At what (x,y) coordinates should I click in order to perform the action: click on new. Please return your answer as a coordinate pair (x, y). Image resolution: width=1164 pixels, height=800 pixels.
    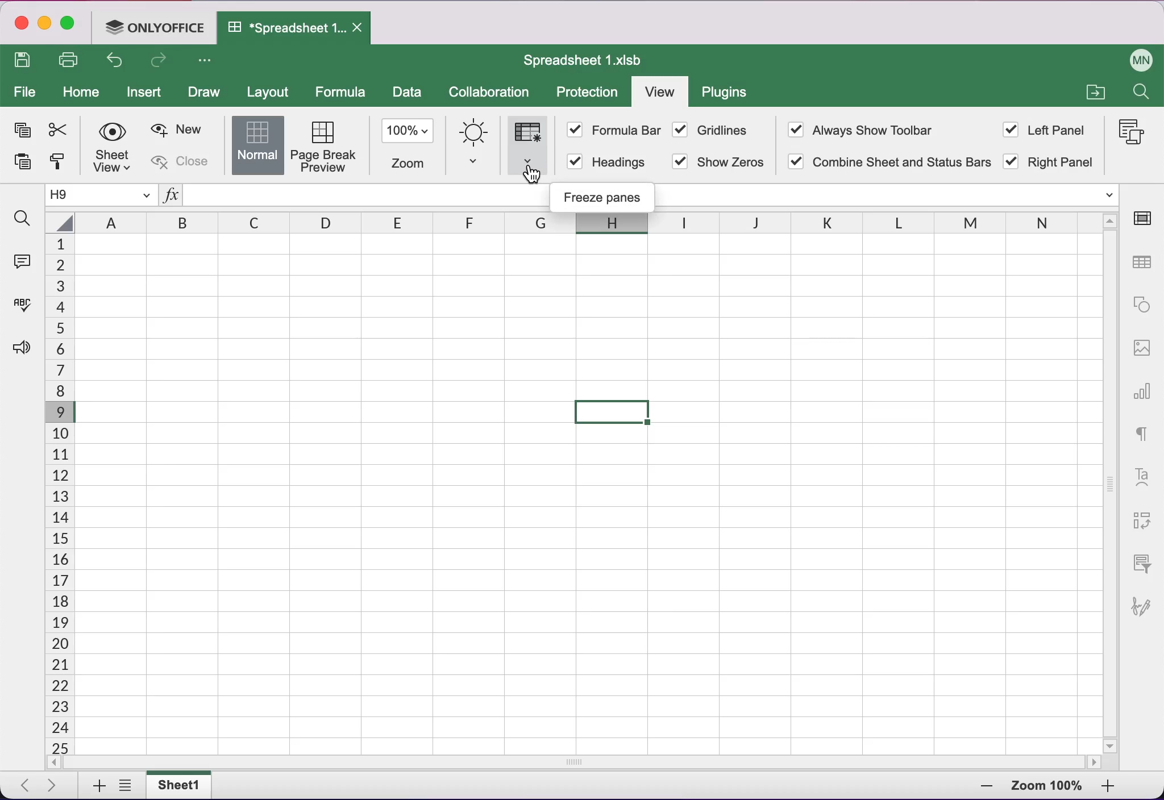
    Looking at the image, I should click on (177, 128).